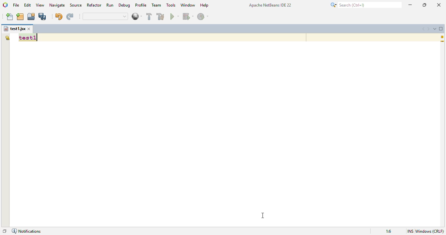  Describe the element at coordinates (10, 17) in the screenshot. I see `new file` at that location.